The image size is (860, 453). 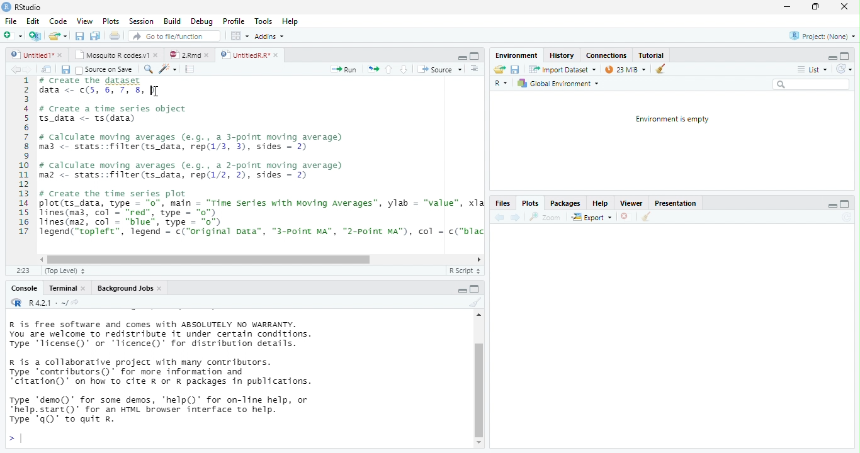 What do you see at coordinates (156, 88) in the screenshot?
I see `text cursror` at bounding box center [156, 88].